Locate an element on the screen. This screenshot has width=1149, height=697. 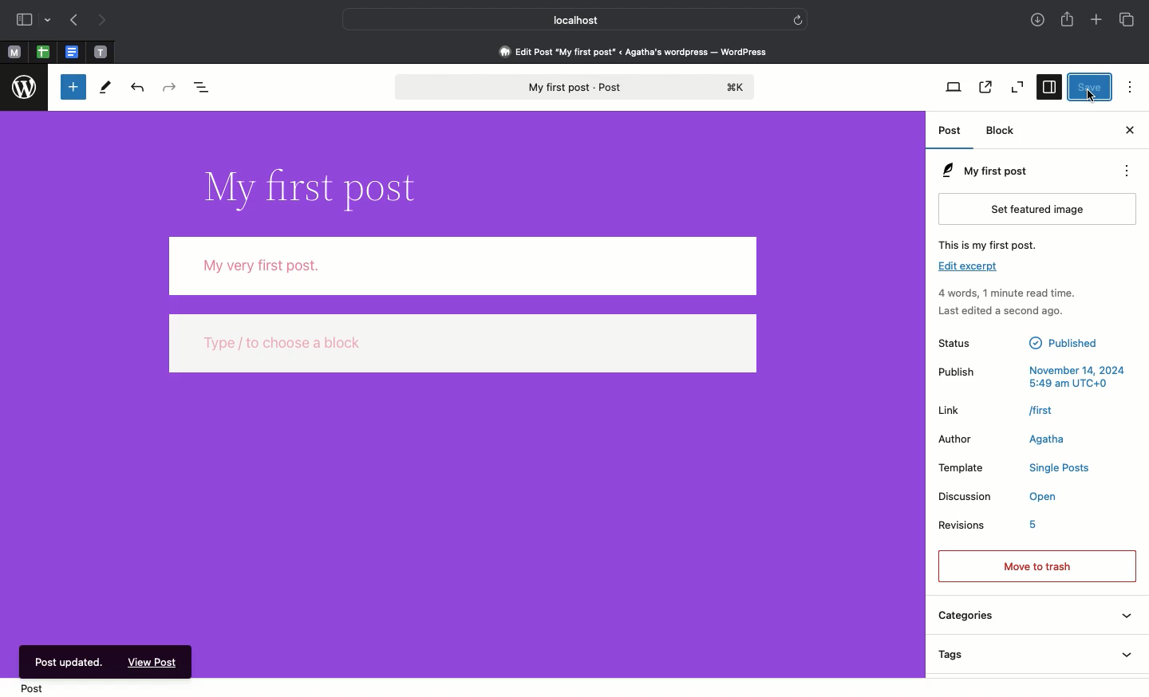
Options is located at coordinates (1127, 87).